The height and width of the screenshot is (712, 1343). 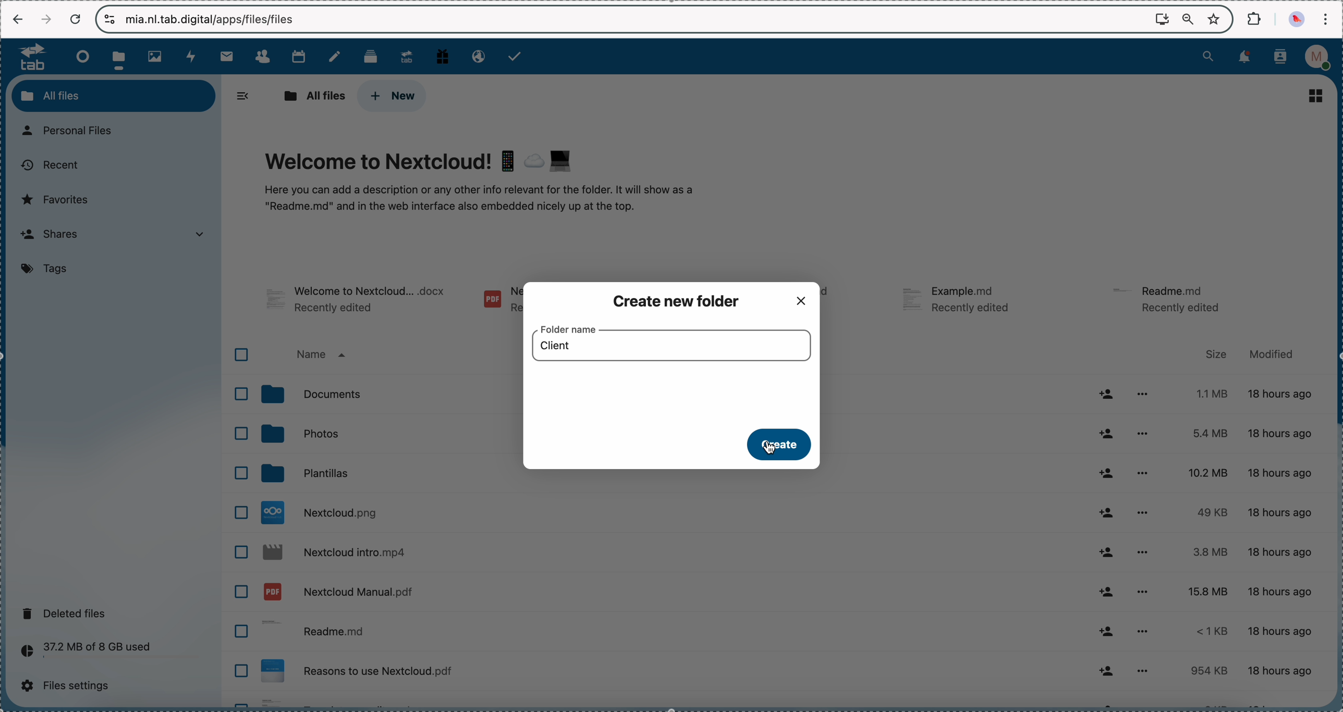 What do you see at coordinates (1107, 434) in the screenshot?
I see `share` at bounding box center [1107, 434].